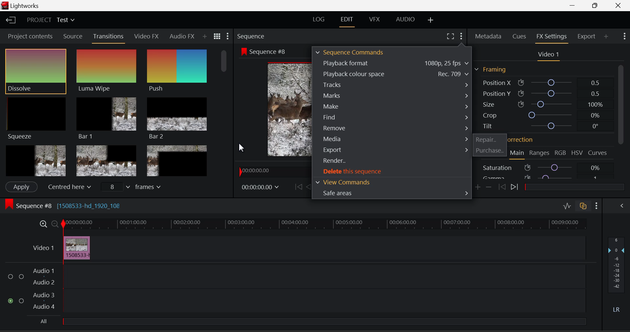 This screenshot has height=332, width=630. What do you see at coordinates (519, 35) in the screenshot?
I see `Cues` at bounding box center [519, 35].